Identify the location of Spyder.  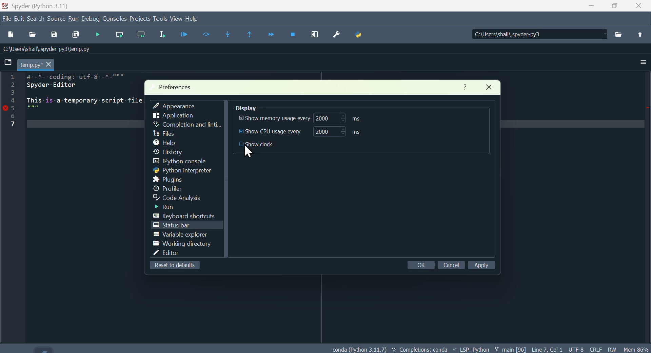
(43, 5).